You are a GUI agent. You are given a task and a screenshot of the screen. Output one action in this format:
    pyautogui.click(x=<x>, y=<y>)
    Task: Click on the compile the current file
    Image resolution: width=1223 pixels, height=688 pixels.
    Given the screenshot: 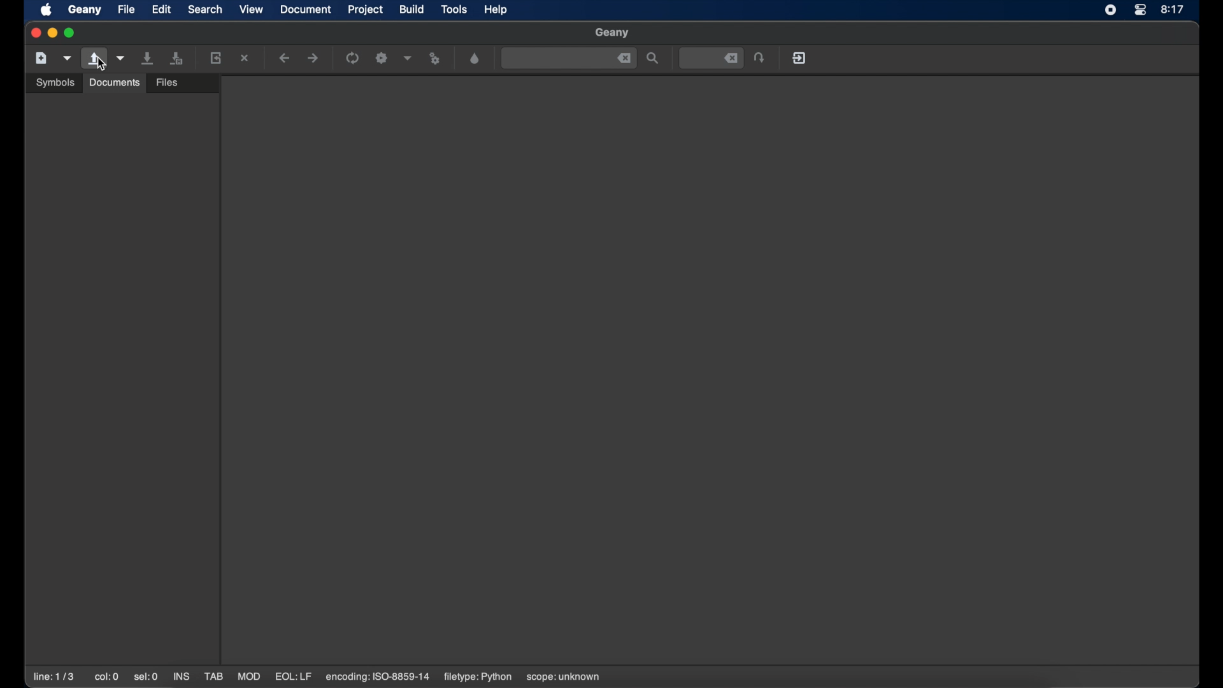 What is the action you would take?
    pyautogui.click(x=352, y=58)
    